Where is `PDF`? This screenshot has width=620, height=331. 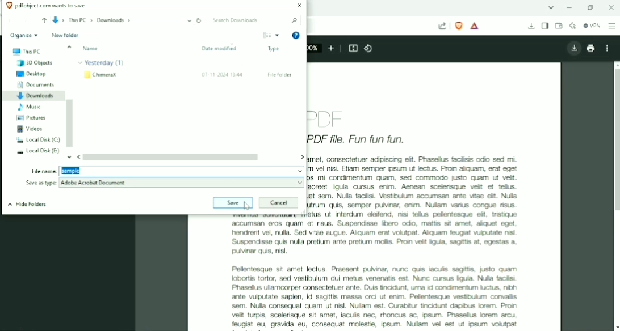 PDF is located at coordinates (328, 118).